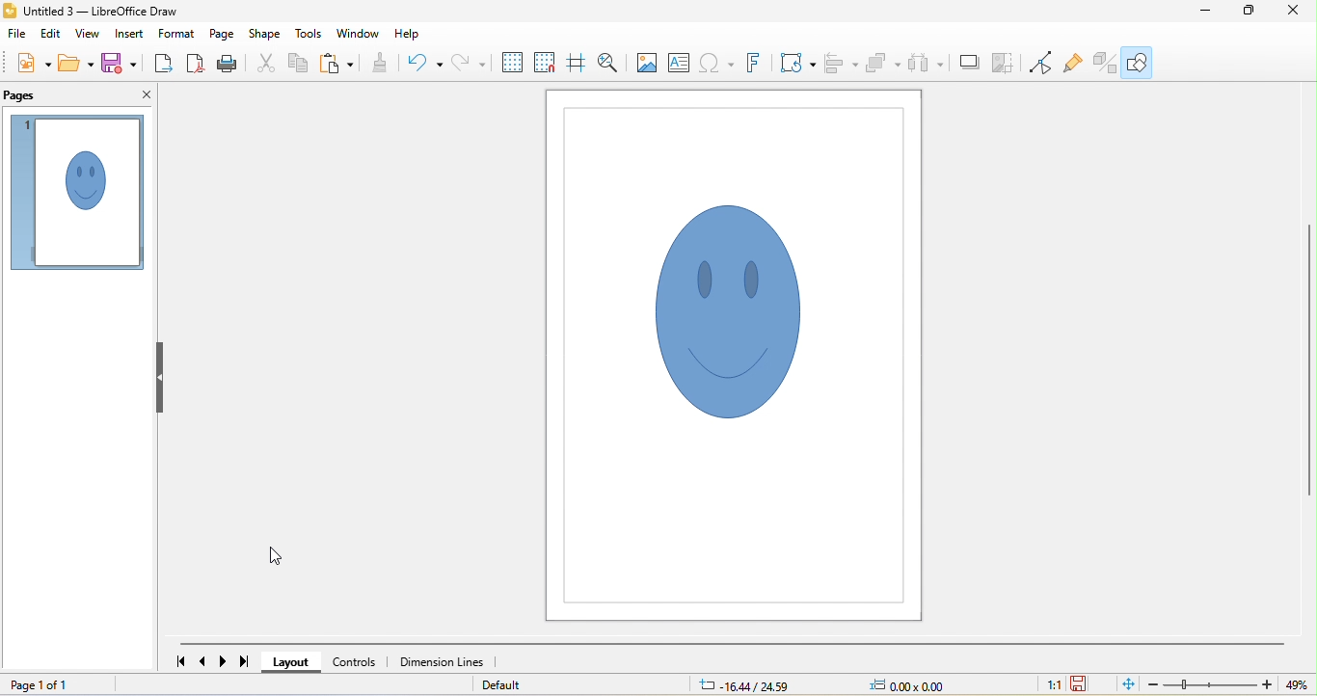 The image size is (1317, 696). I want to click on redo, so click(469, 62).